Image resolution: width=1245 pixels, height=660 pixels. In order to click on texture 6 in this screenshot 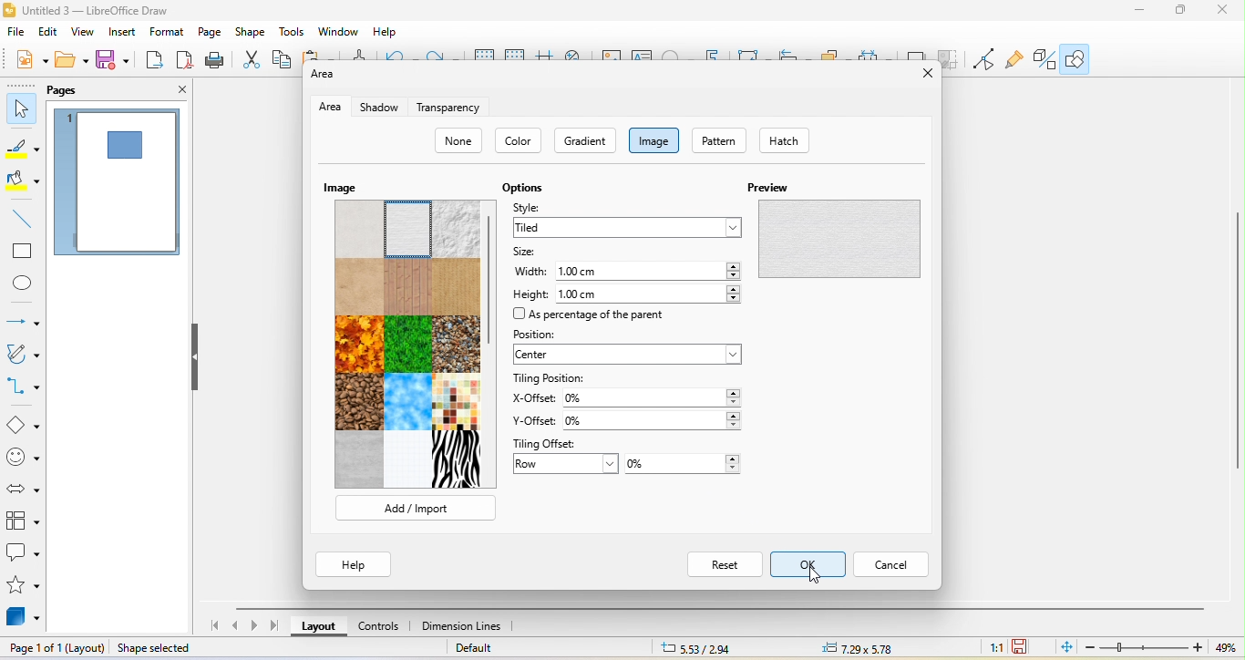, I will do `click(457, 285)`.